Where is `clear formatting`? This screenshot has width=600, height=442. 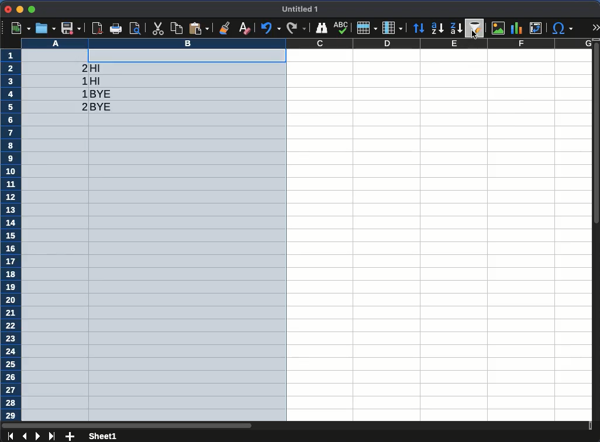 clear formatting is located at coordinates (244, 29).